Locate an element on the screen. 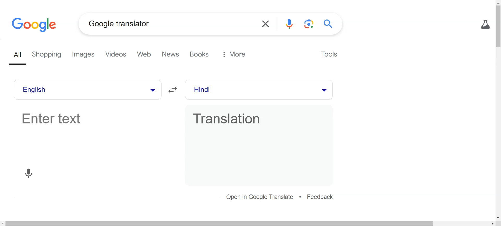 This screenshot has height=226, width=501. Erase is located at coordinates (265, 24).